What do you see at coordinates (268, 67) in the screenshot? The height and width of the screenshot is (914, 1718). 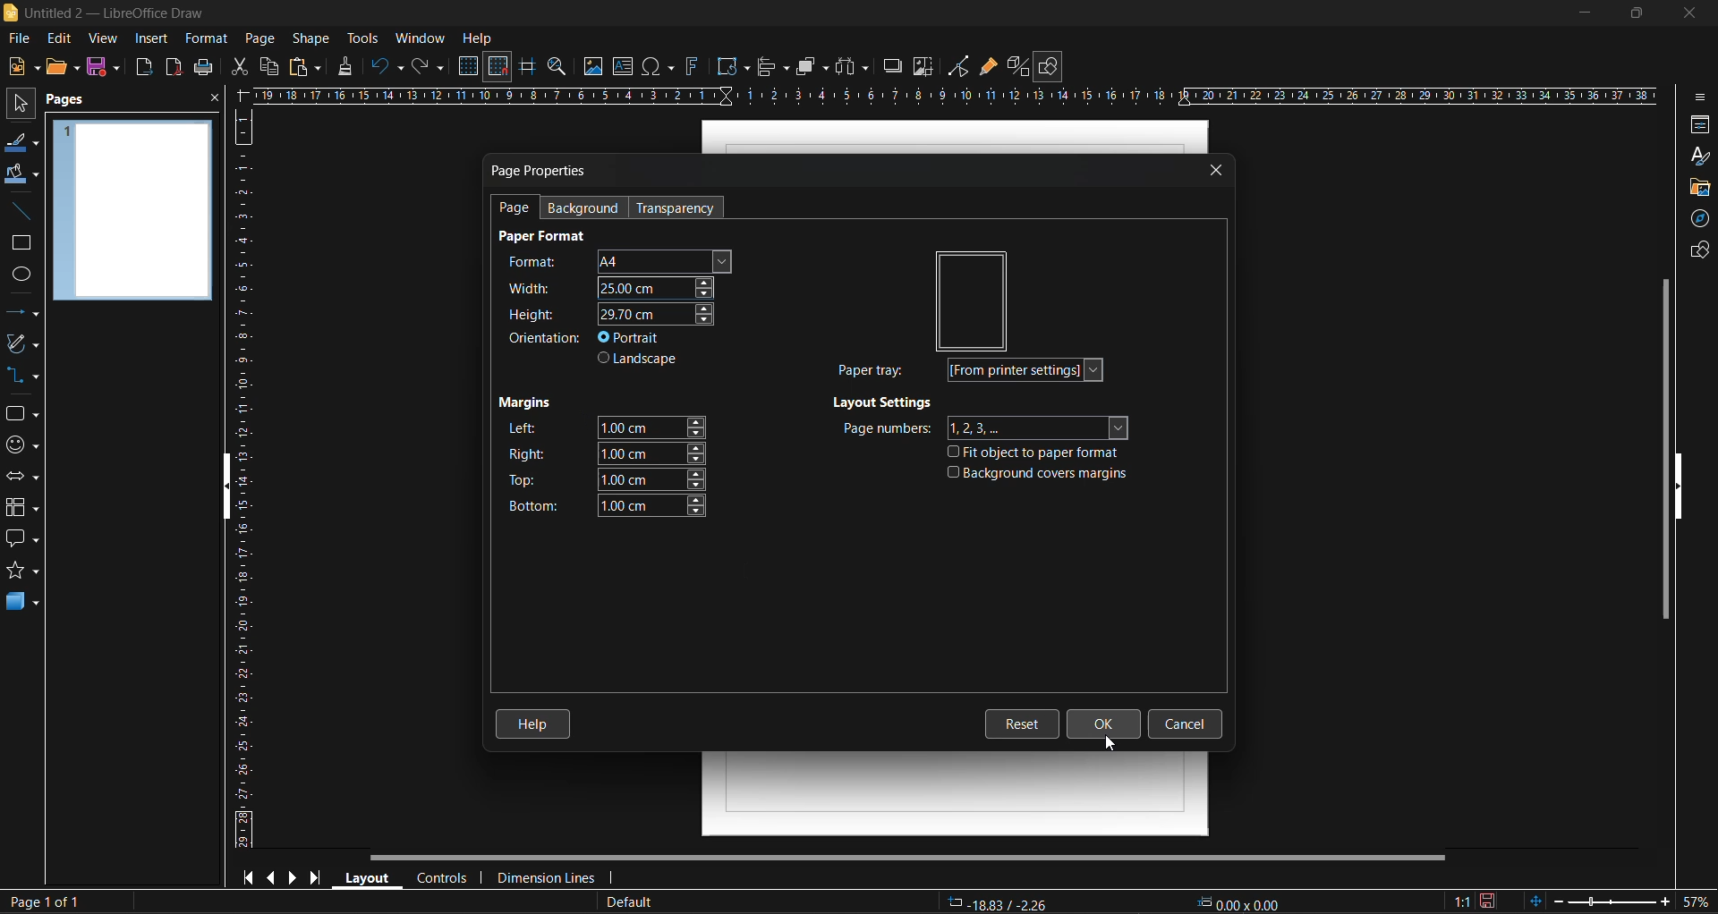 I see `copy` at bounding box center [268, 67].